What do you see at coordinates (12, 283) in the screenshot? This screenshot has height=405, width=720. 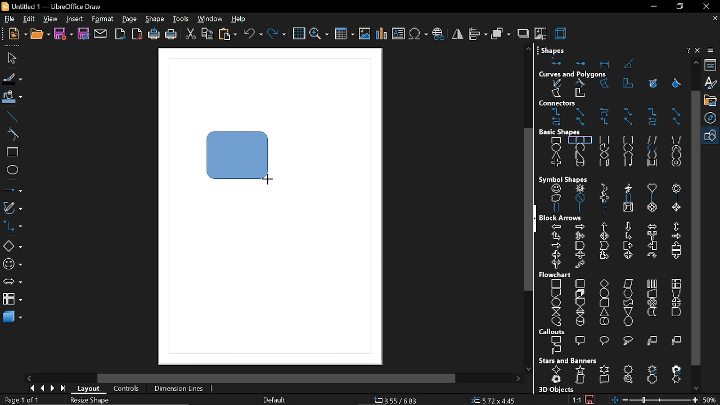 I see `arrows` at bounding box center [12, 283].